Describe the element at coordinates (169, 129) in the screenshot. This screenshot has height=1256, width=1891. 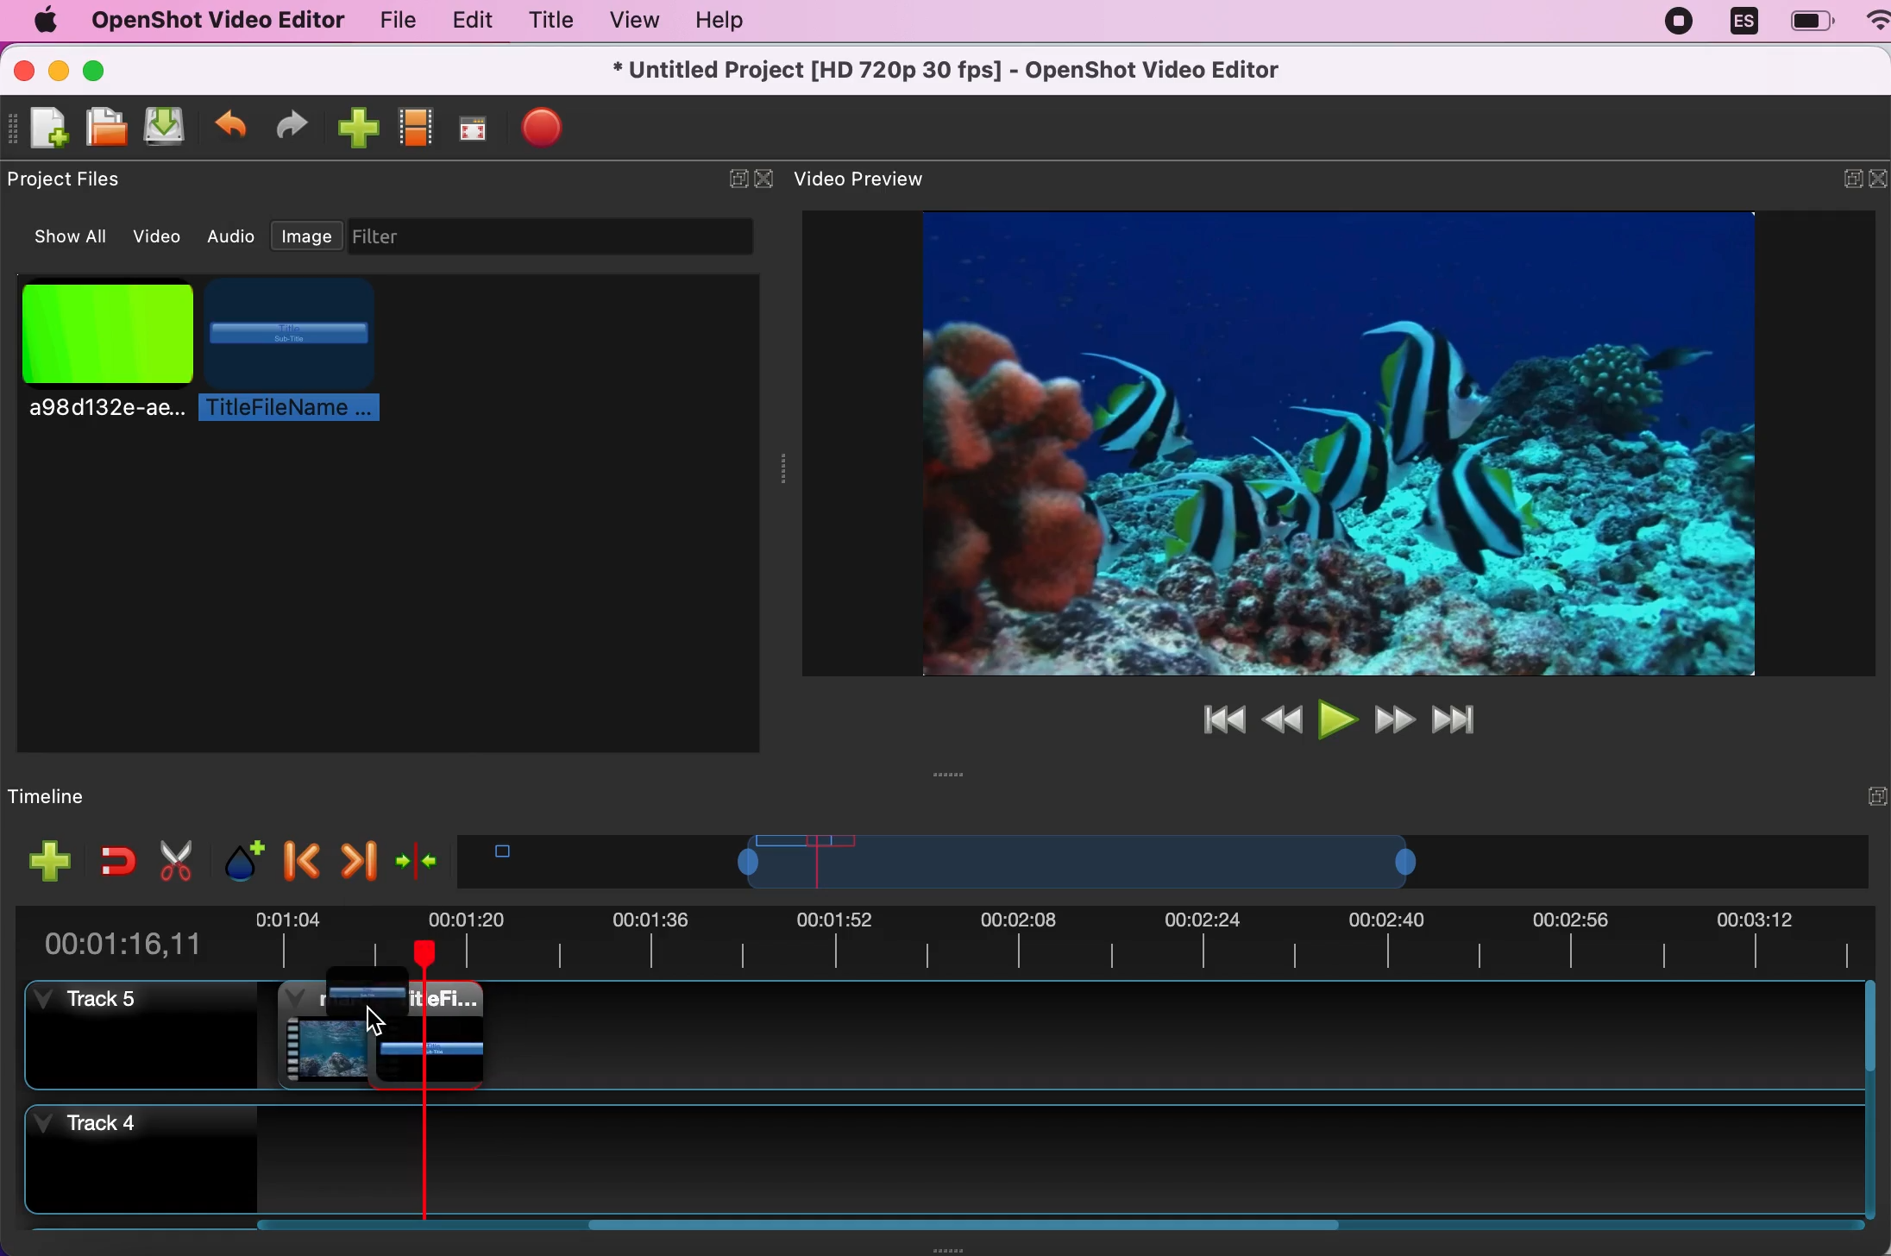
I see `save file` at that location.